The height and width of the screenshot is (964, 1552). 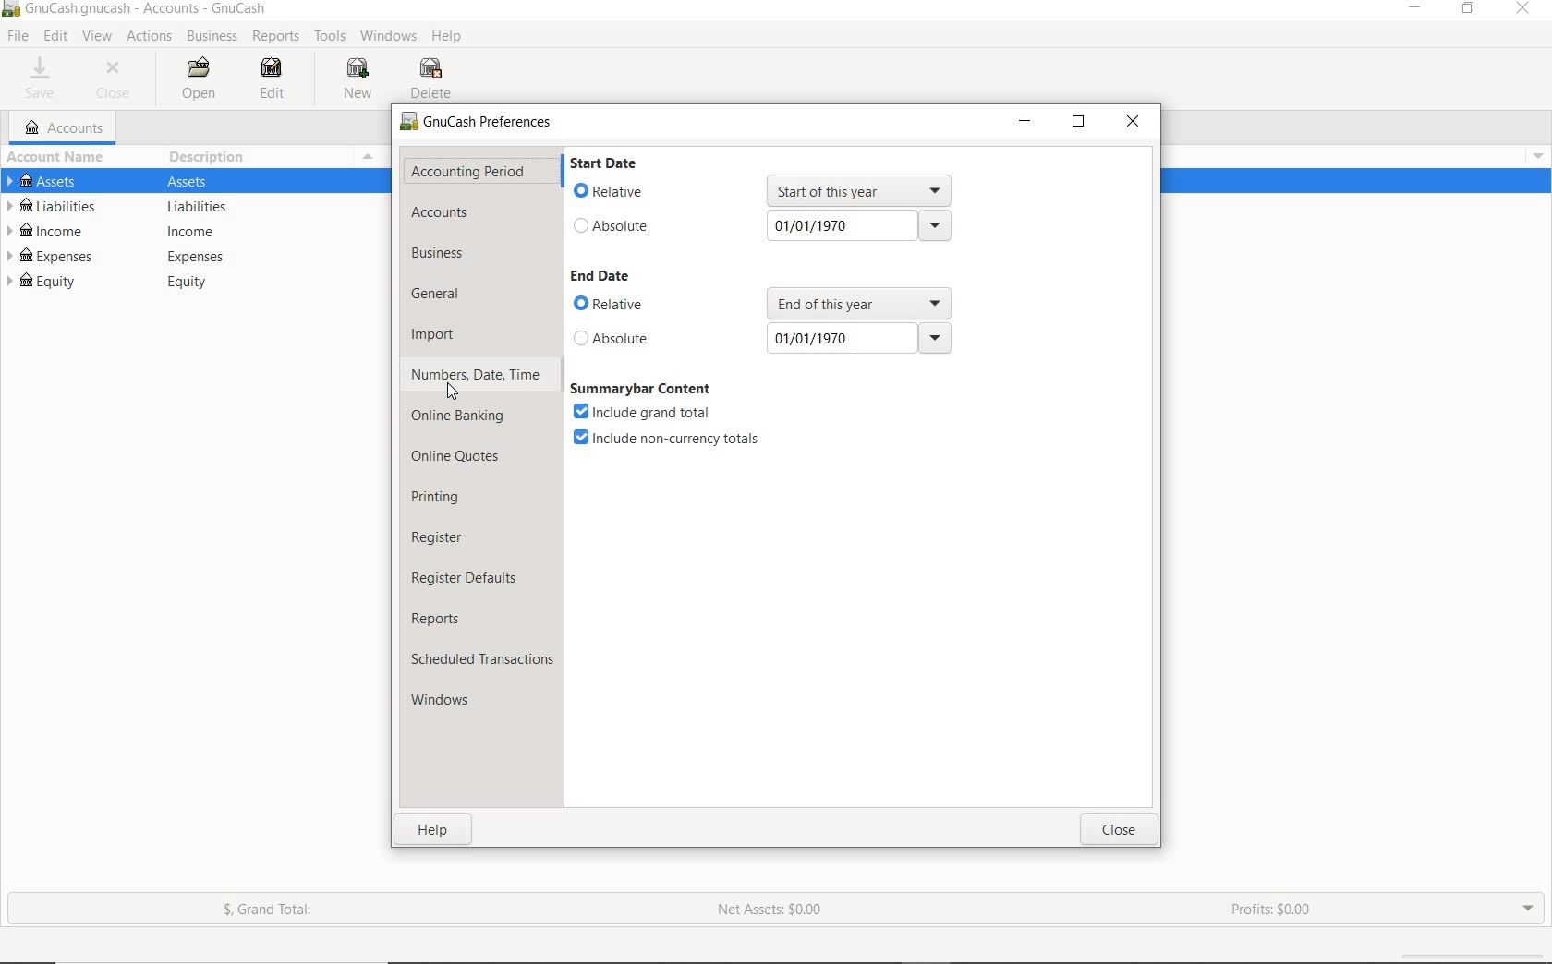 What do you see at coordinates (276, 37) in the screenshot?
I see `REPORTS` at bounding box center [276, 37].